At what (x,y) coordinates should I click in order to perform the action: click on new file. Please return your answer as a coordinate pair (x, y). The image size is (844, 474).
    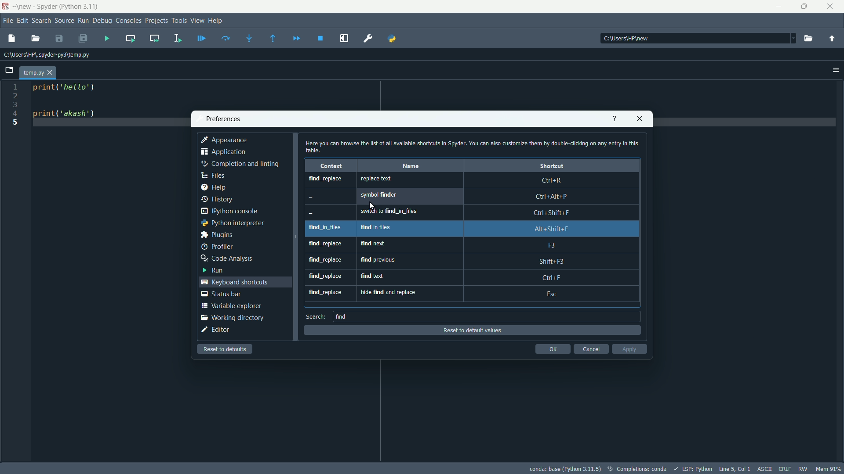
    Looking at the image, I should click on (12, 39).